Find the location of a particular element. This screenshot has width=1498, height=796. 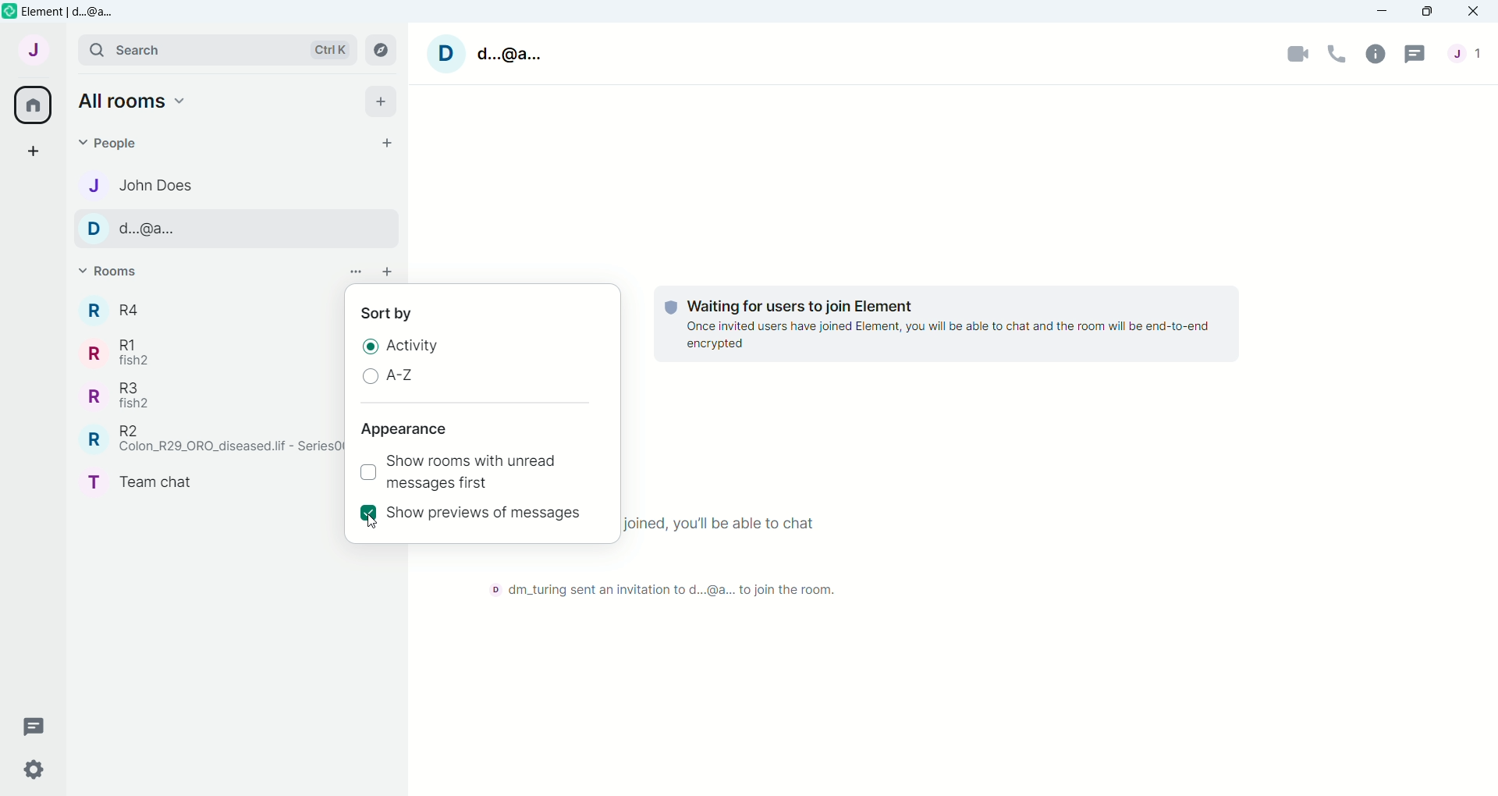

Text is located at coordinates (652, 585).